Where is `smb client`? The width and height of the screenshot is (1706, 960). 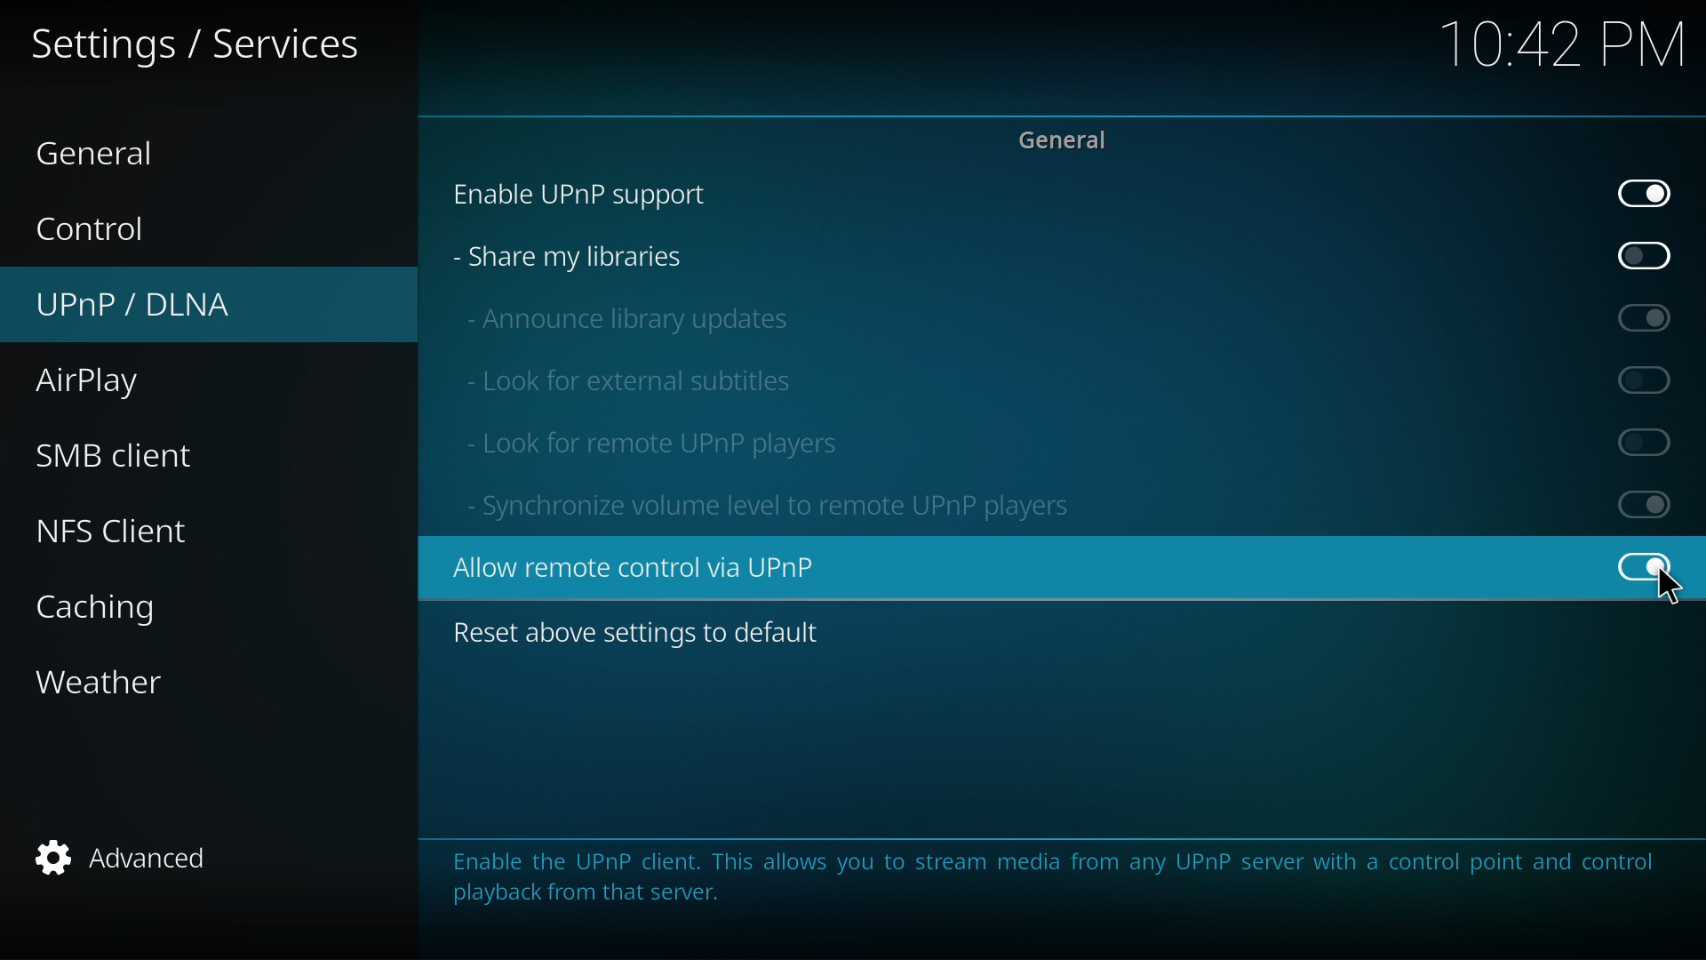 smb client is located at coordinates (117, 452).